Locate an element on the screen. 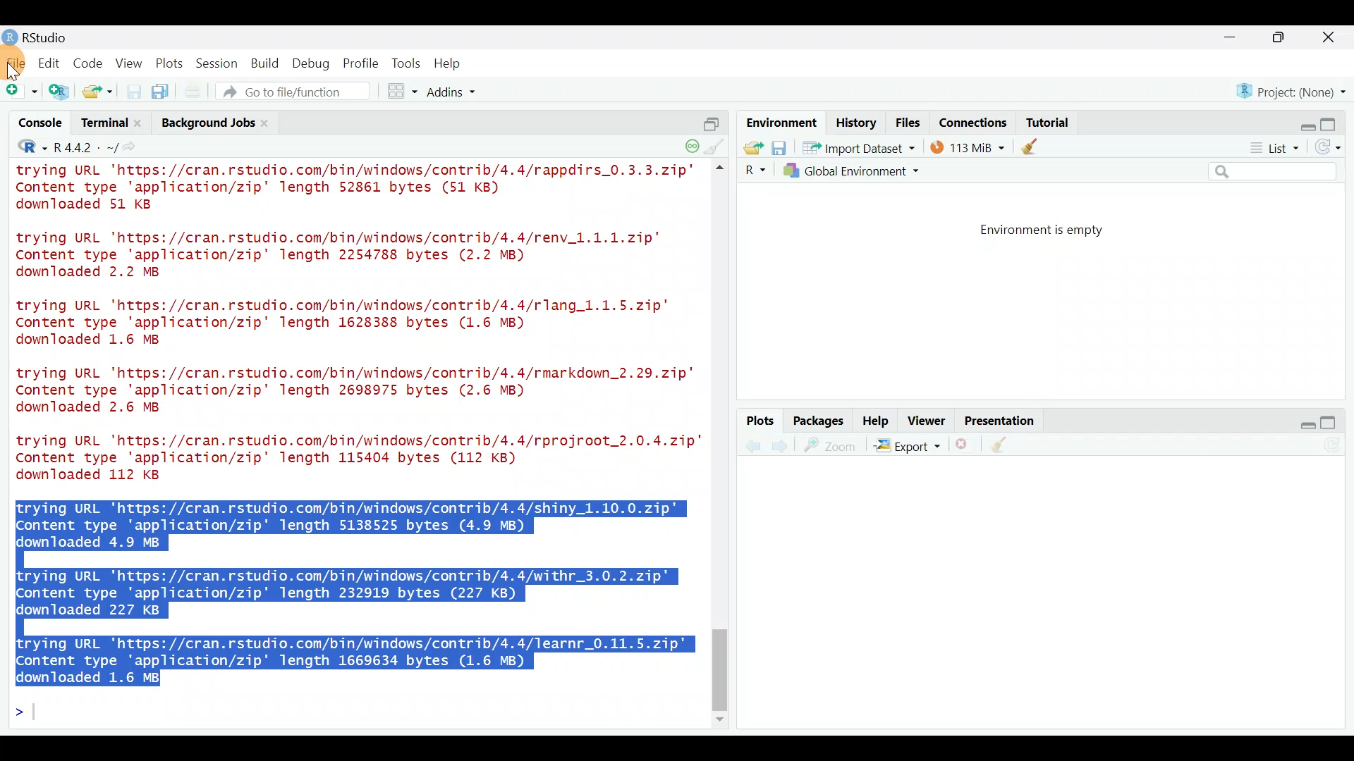 This screenshot has width=1354, height=761. minimize is located at coordinates (1237, 38).